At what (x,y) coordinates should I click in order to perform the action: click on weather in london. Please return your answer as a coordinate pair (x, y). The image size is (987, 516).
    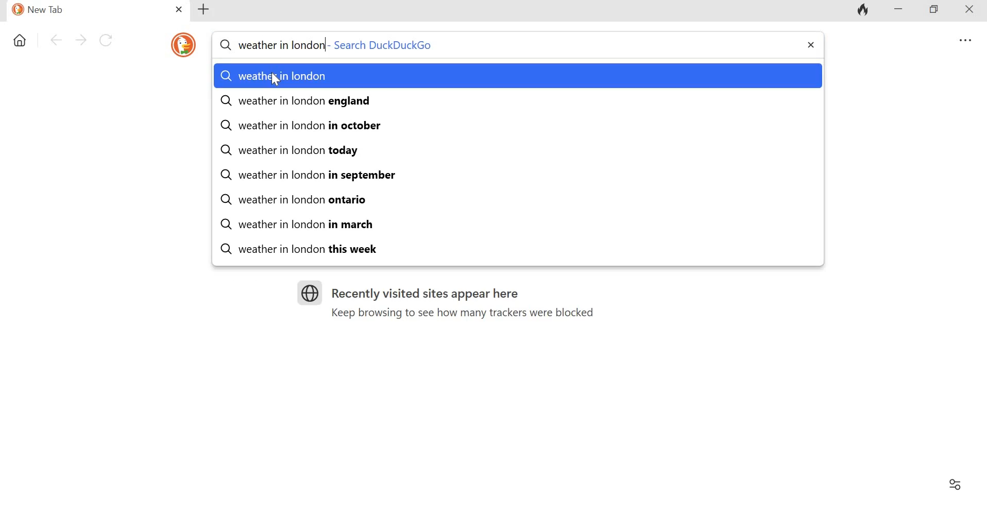
    Looking at the image, I should click on (282, 45).